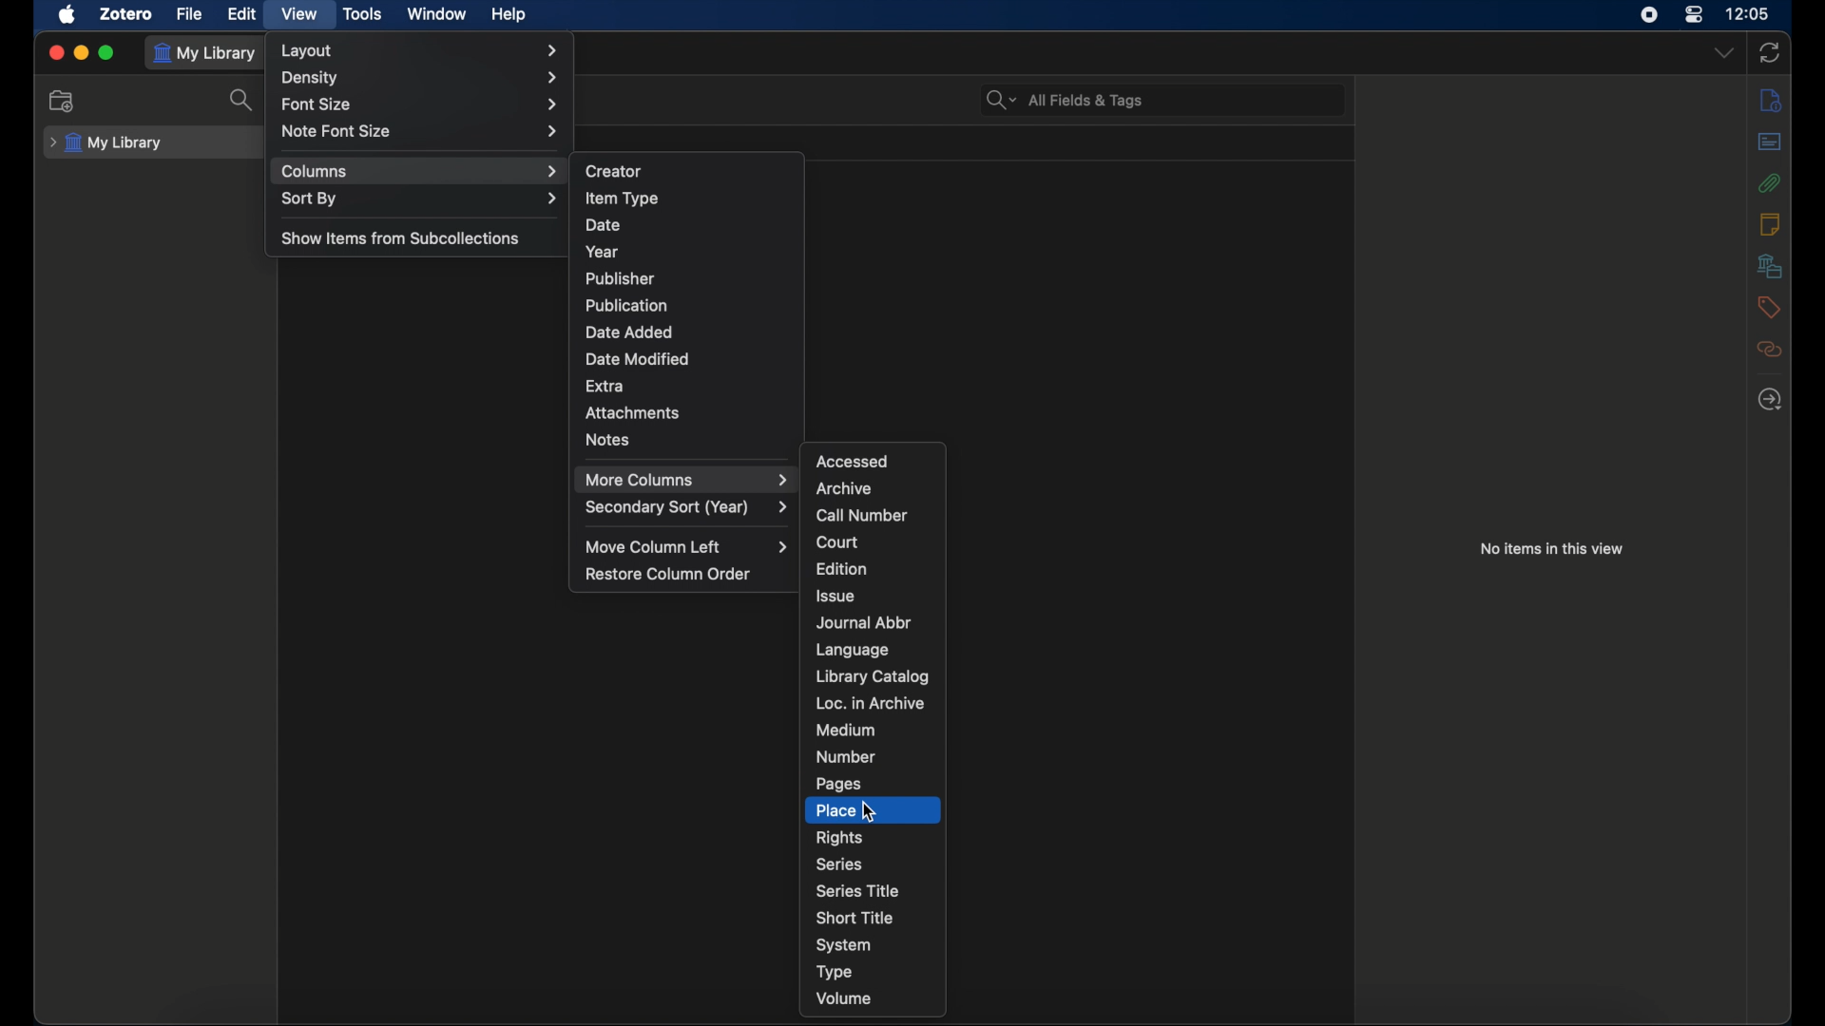 This screenshot has height=1026, width=1825. What do you see at coordinates (1724, 52) in the screenshot?
I see `dropdown` at bounding box center [1724, 52].